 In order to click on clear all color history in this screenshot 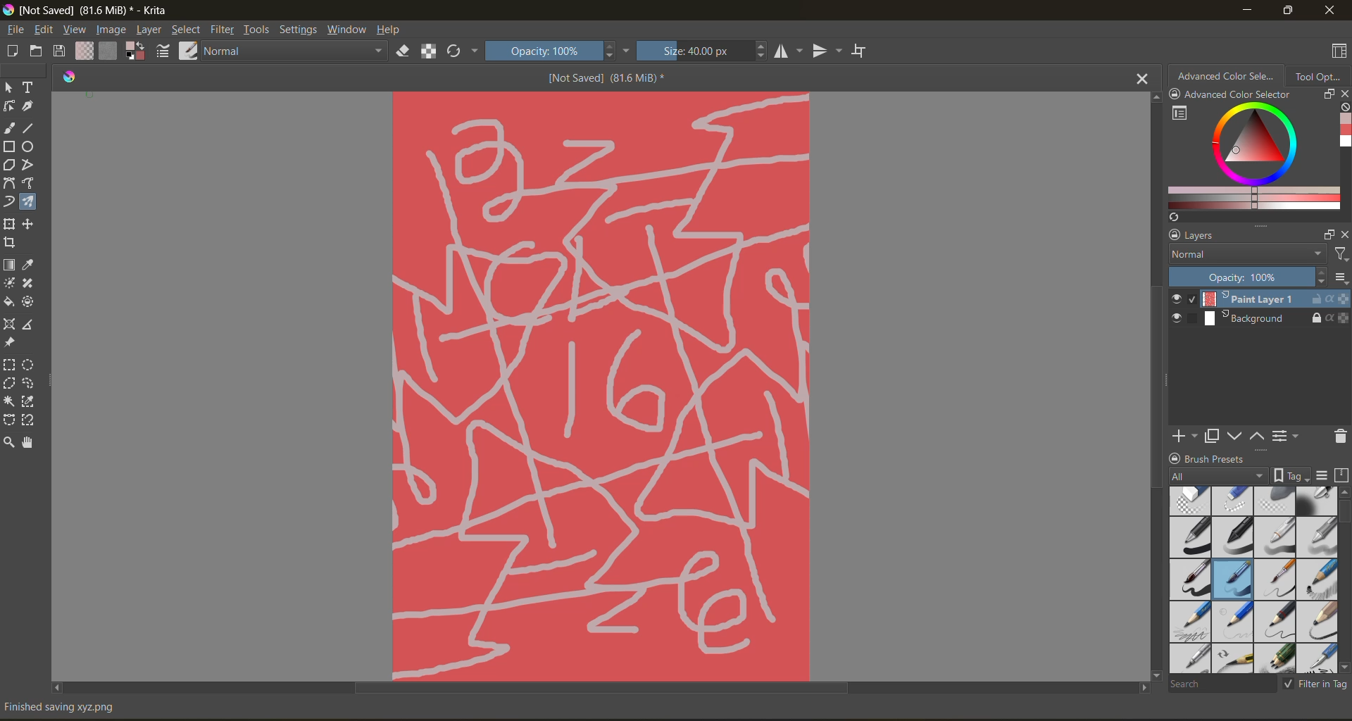, I will do `click(1344, 108)`.